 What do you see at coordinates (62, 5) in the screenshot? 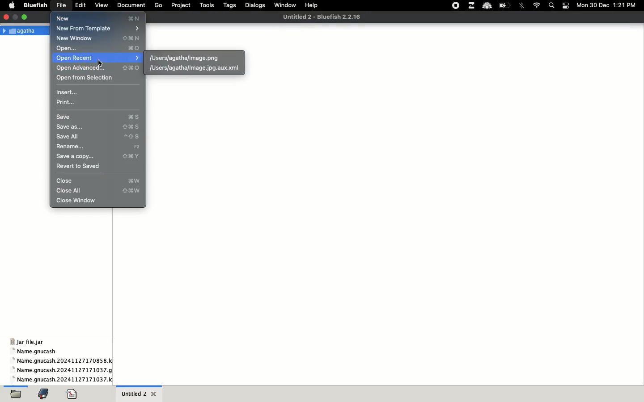
I see `file` at bounding box center [62, 5].